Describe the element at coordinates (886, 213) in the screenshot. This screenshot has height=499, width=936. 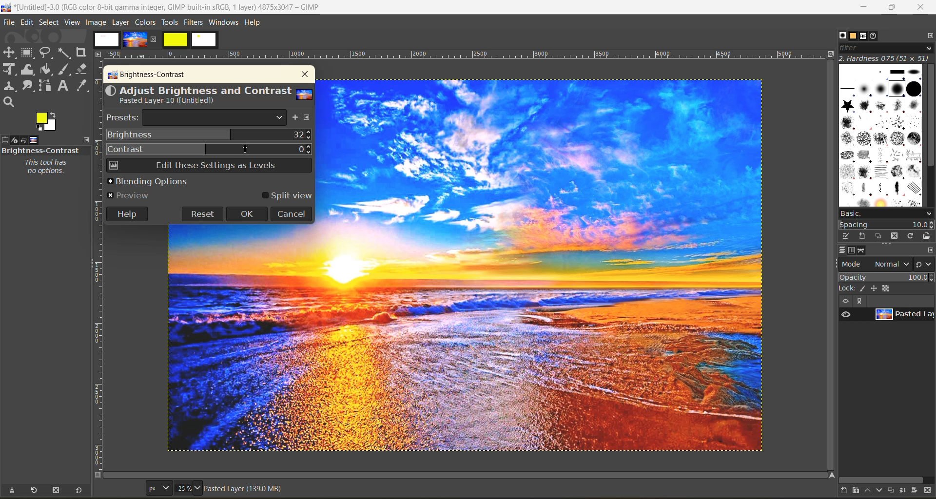
I see `basic` at that location.